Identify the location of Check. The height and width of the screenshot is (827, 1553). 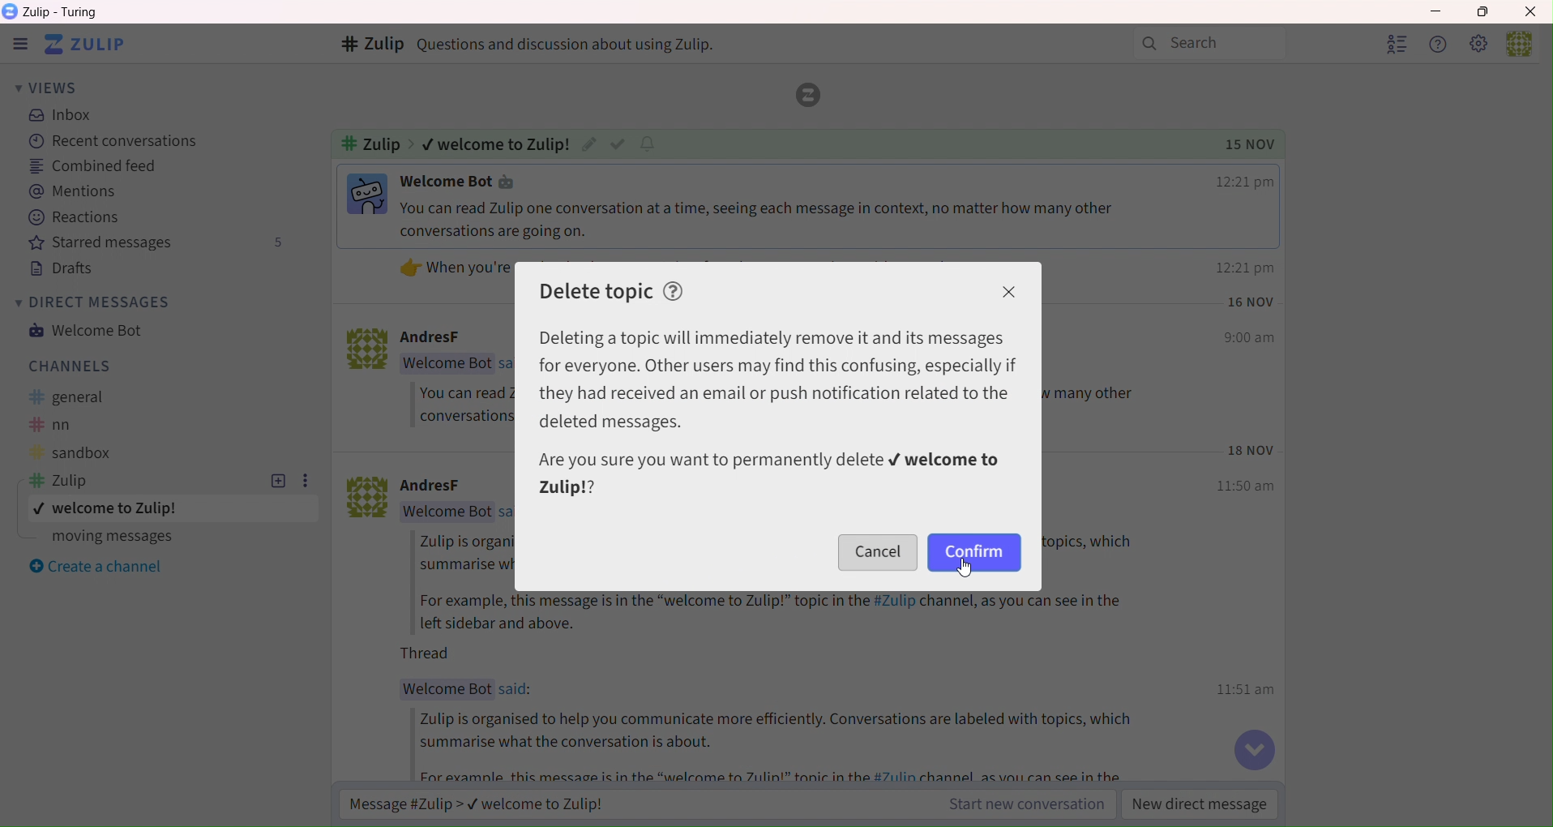
(618, 144).